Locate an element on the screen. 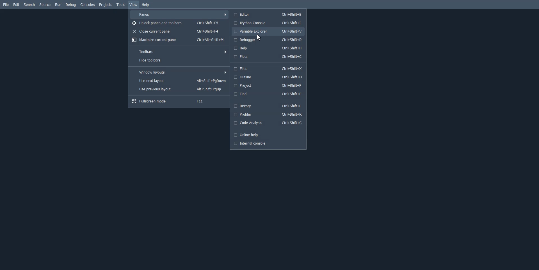  Fullscreen mode is located at coordinates (179, 101).